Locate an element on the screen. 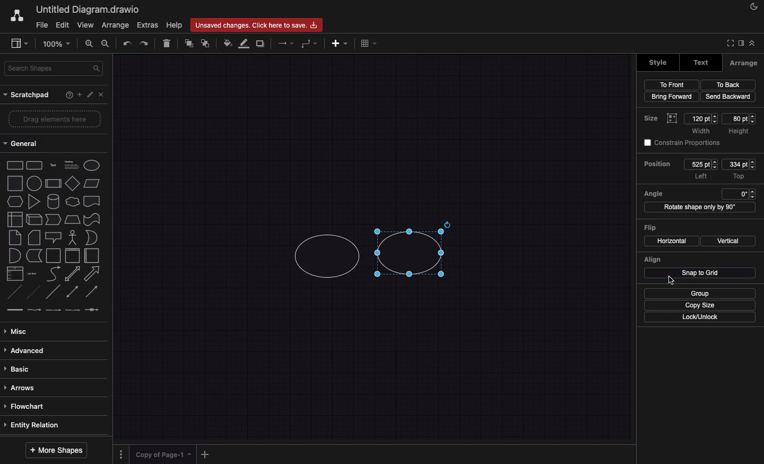 The height and width of the screenshot is (464, 764). redo is located at coordinates (145, 43).